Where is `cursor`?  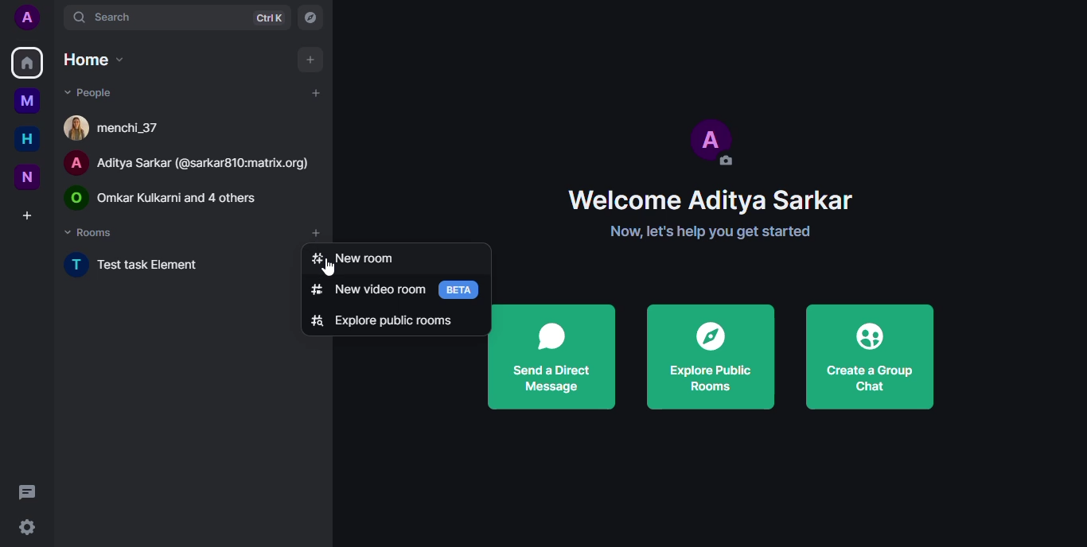 cursor is located at coordinates (337, 266).